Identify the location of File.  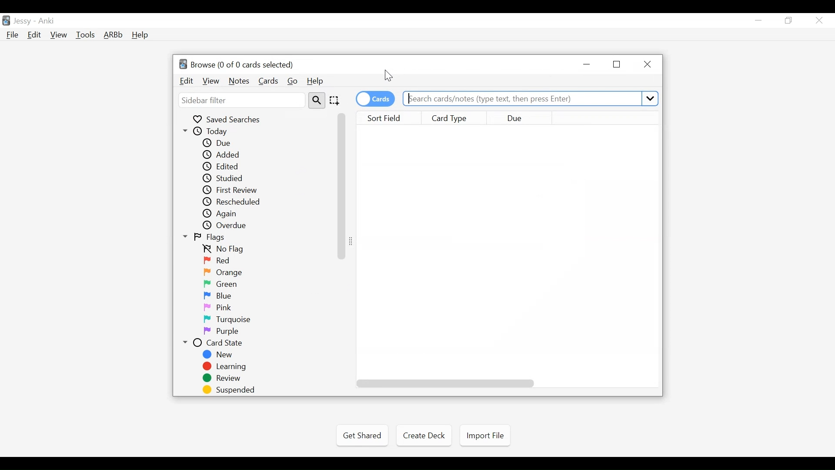
(14, 36).